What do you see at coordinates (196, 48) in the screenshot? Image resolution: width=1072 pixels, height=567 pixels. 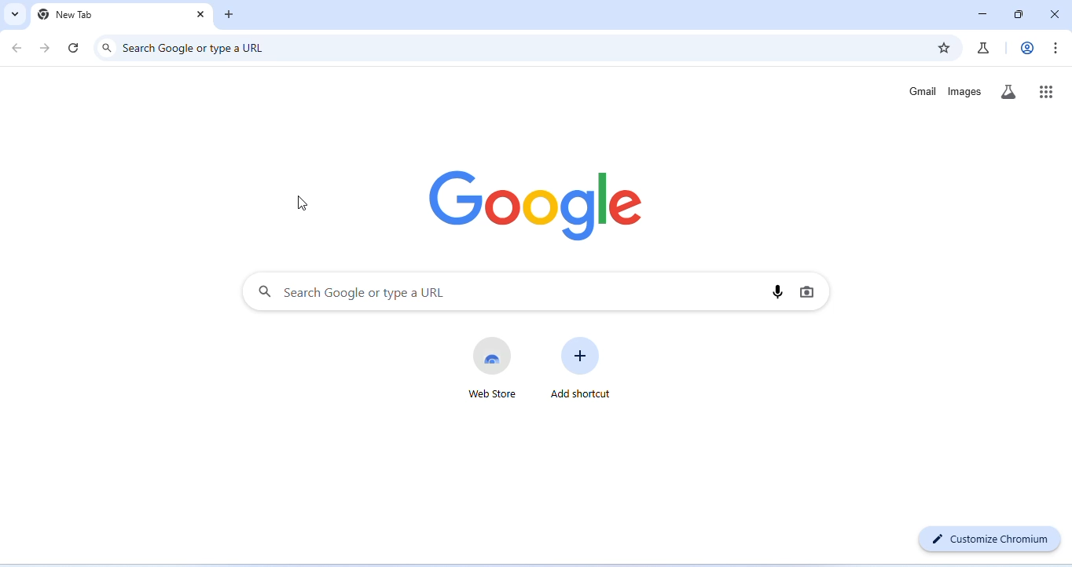 I see `search google or type a URL` at bounding box center [196, 48].